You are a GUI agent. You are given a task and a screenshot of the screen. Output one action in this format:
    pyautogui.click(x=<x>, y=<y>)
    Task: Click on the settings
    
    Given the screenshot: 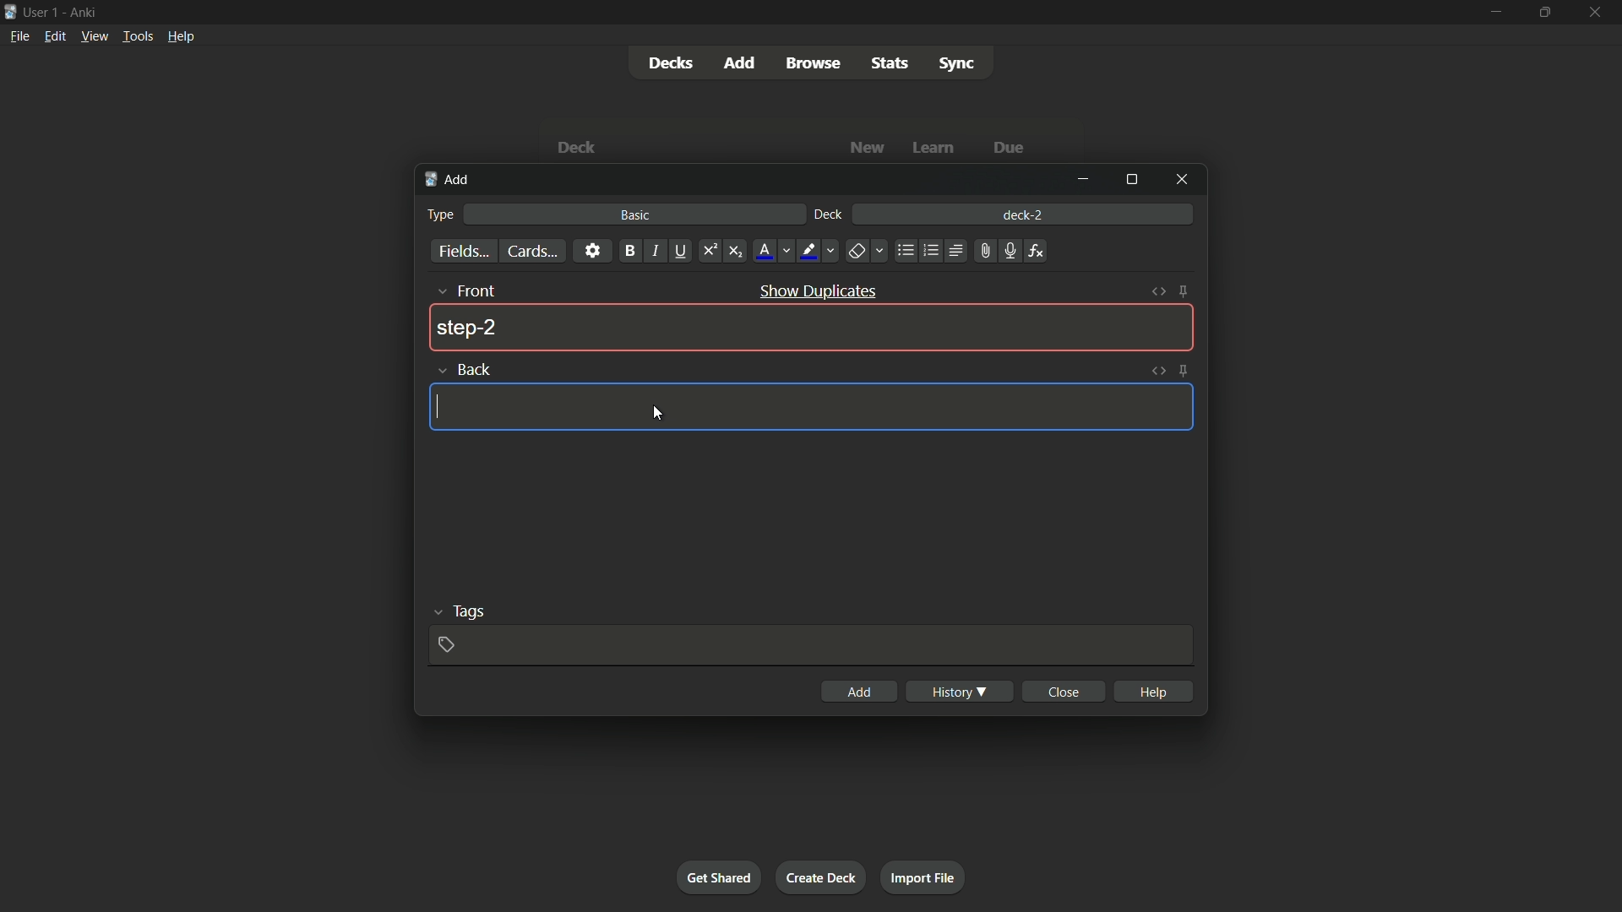 What is the action you would take?
    pyautogui.click(x=592, y=252)
    